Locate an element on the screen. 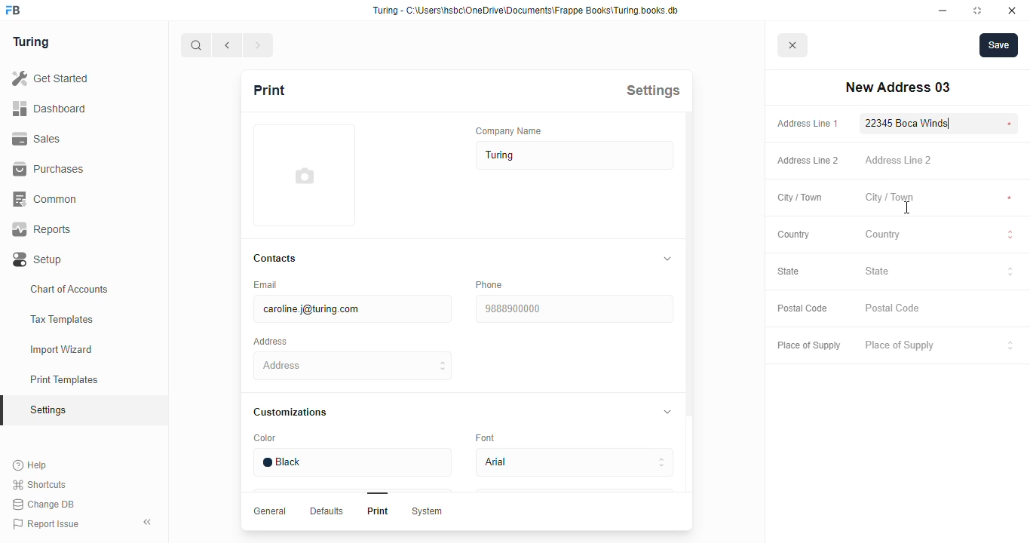 The width and height of the screenshot is (1030, 543). address is located at coordinates (270, 342).